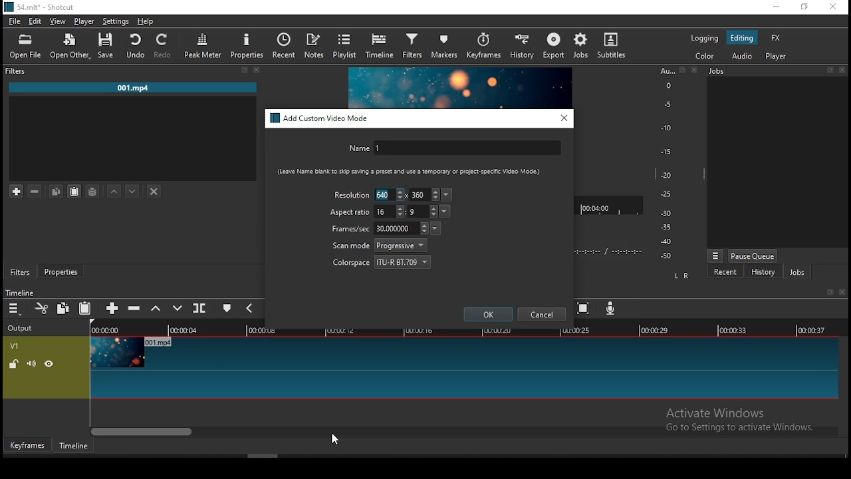 This screenshot has height=479, width=851. Describe the element at coordinates (664, 228) in the screenshot. I see `-35` at that location.